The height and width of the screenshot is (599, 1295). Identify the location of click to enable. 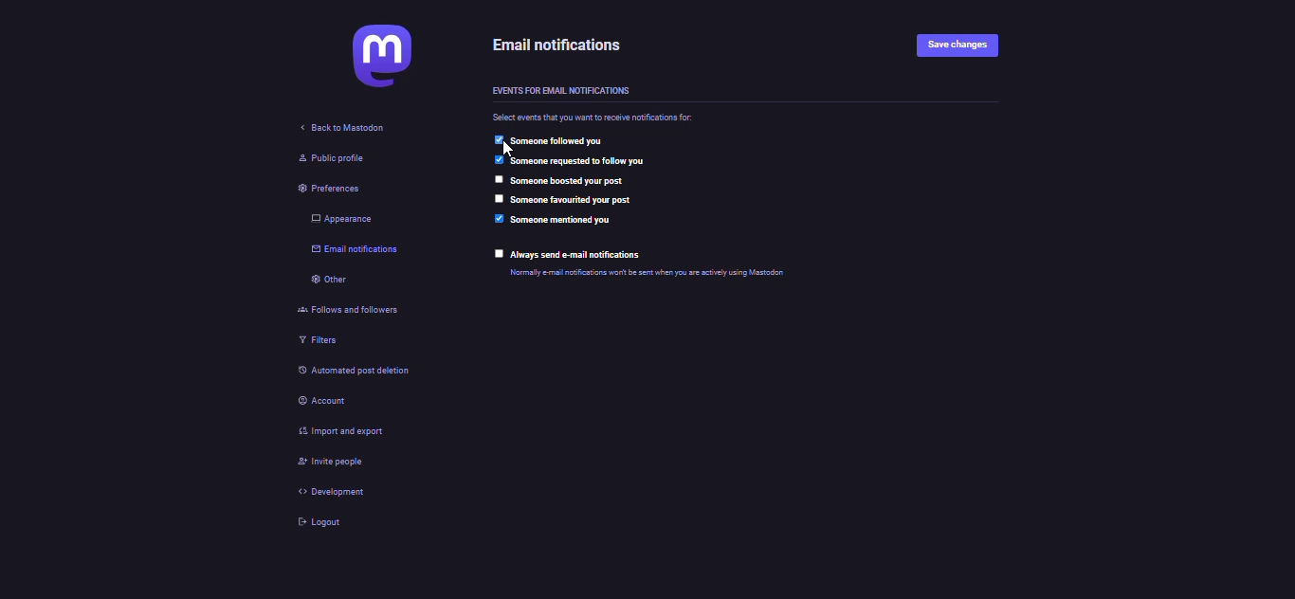
(498, 179).